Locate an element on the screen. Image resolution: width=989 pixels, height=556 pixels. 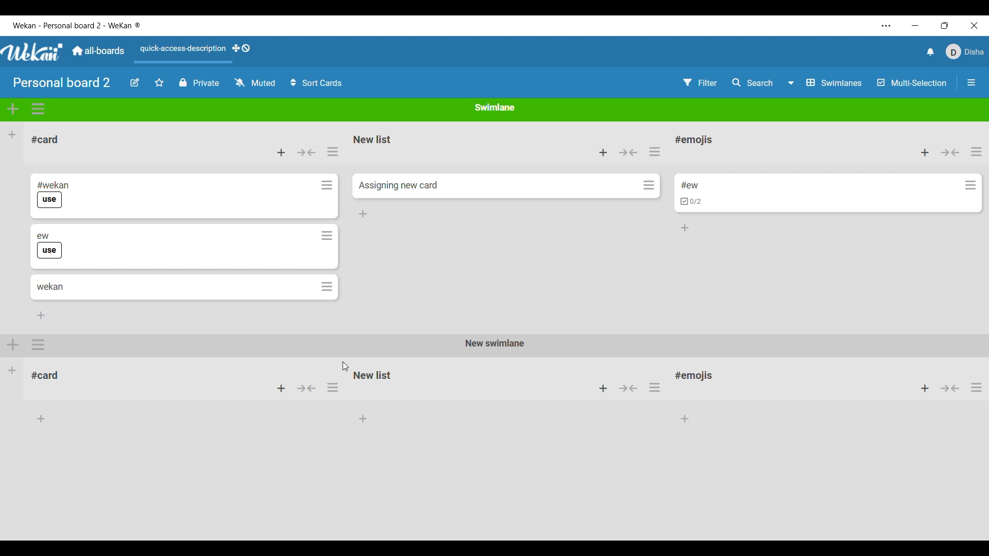
button is located at coordinates (953, 386).